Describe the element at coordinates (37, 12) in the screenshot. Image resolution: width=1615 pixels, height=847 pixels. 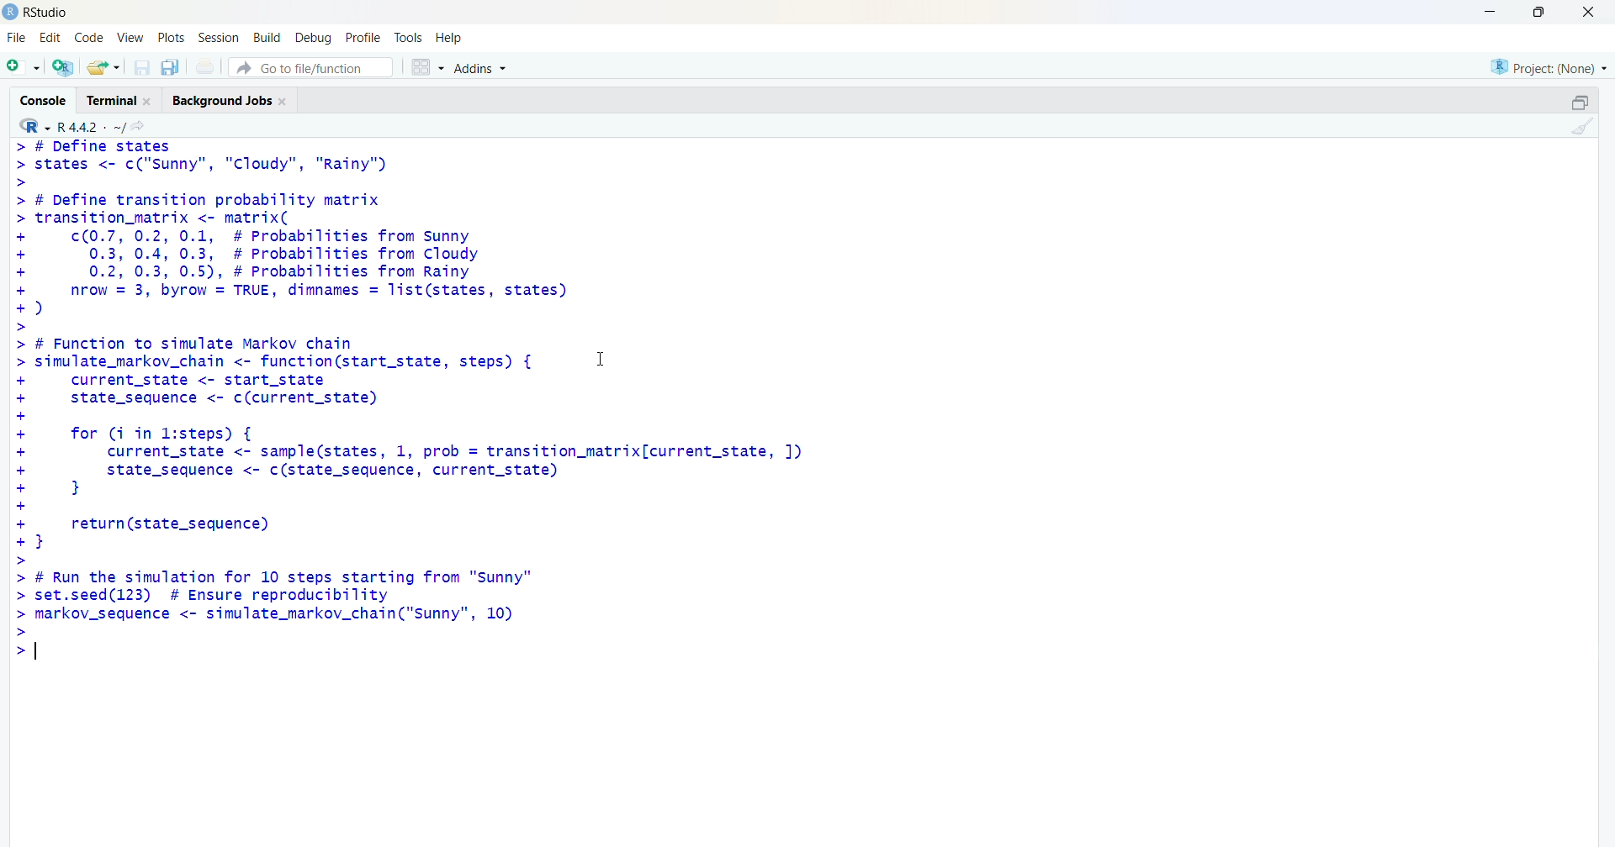
I see `rstudio` at that location.